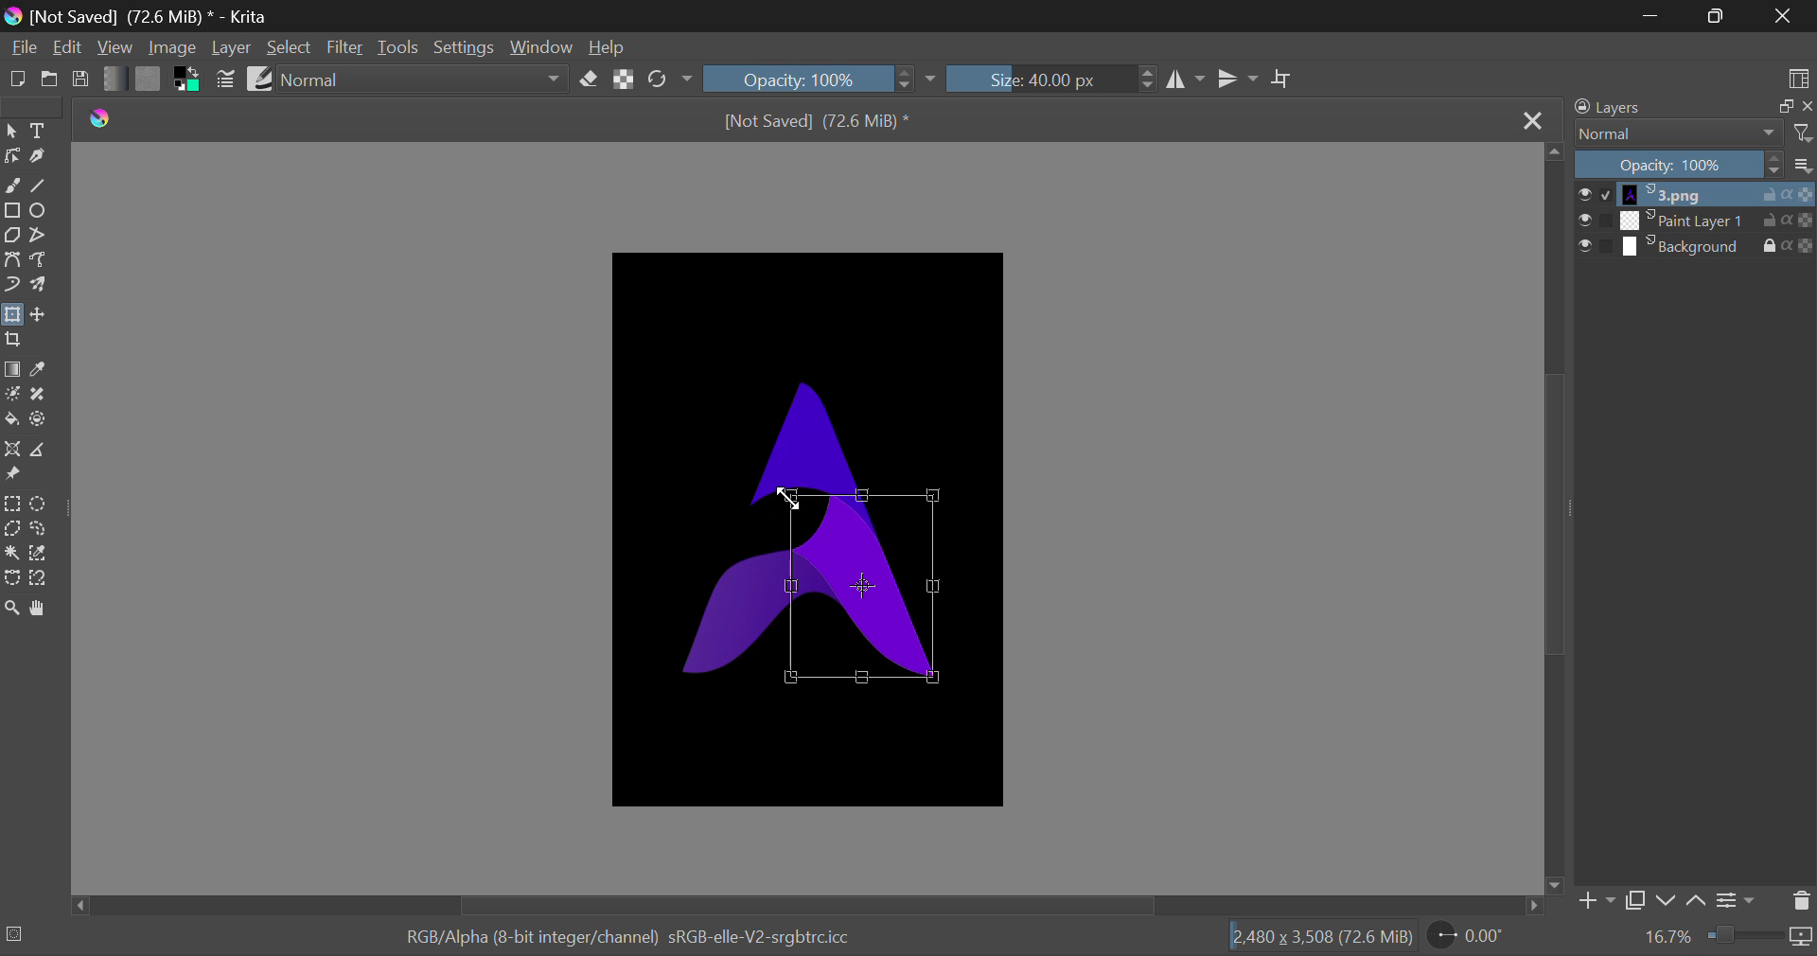 This screenshot has width=1817, height=956. Describe the element at coordinates (347, 47) in the screenshot. I see `Filter` at that location.